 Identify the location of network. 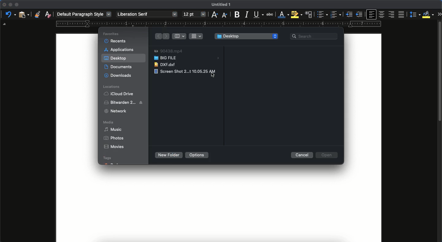
(115, 111).